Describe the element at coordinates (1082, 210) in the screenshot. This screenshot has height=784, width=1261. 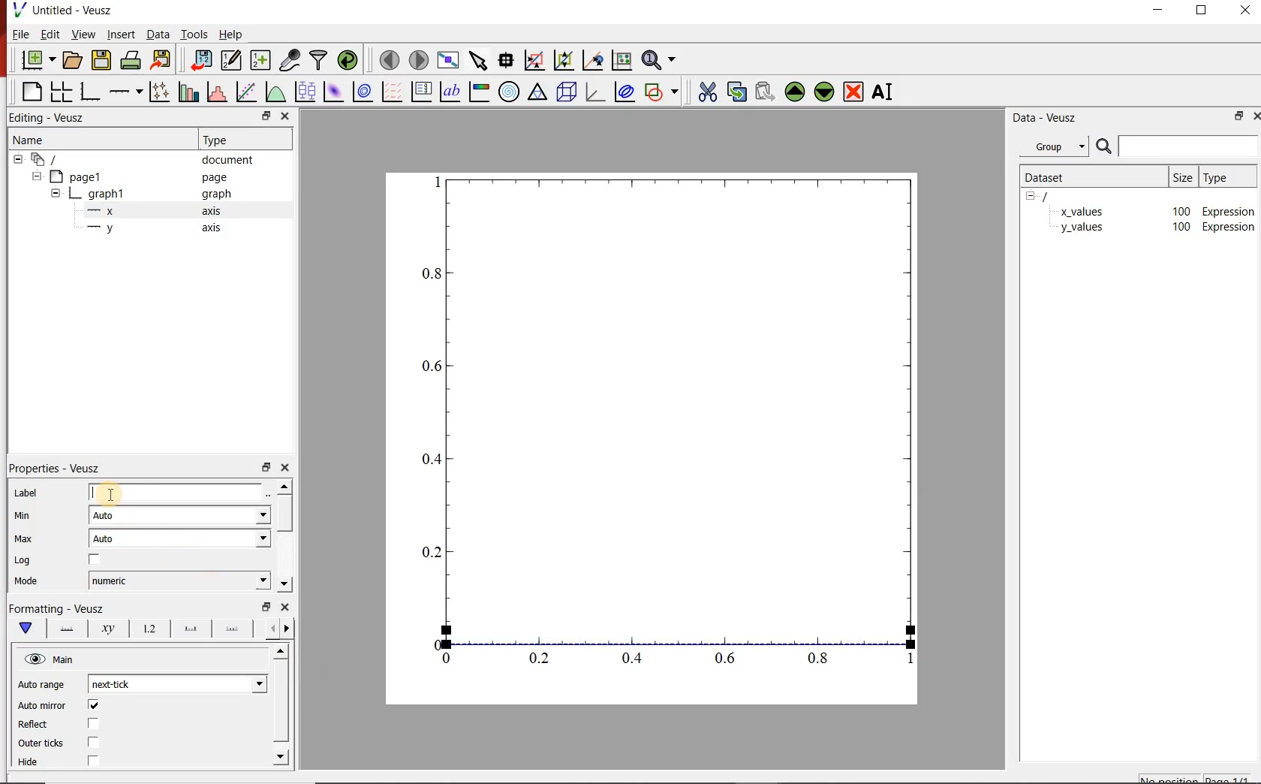
I see `x_values` at that location.